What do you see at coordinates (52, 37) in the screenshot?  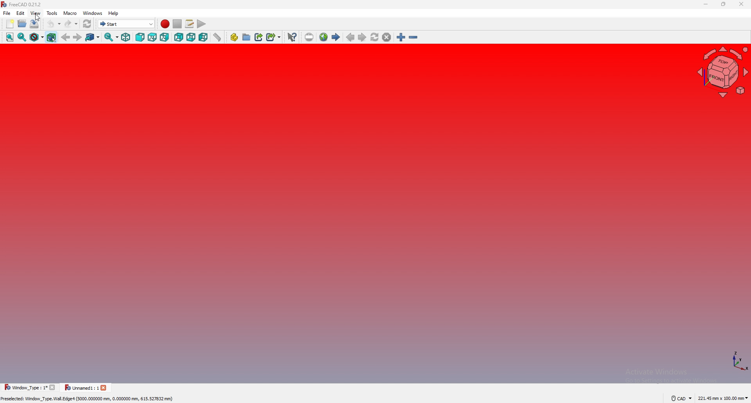 I see `bounding box` at bounding box center [52, 37].